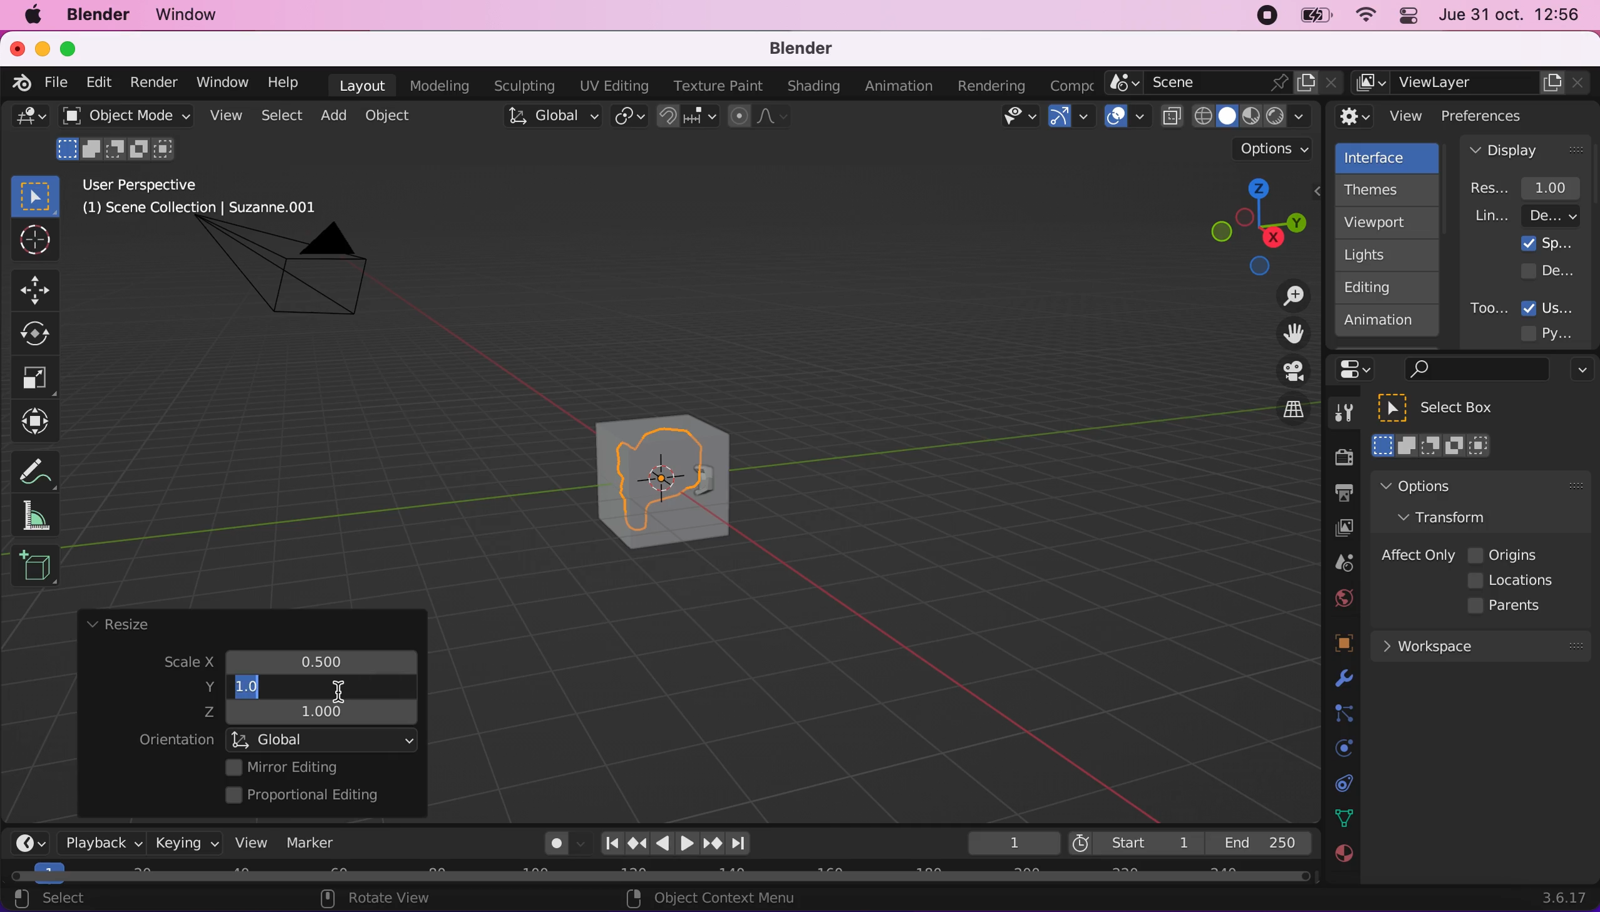  Describe the element at coordinates (1342, 860) in the screenshot. I see `texture` at that location.